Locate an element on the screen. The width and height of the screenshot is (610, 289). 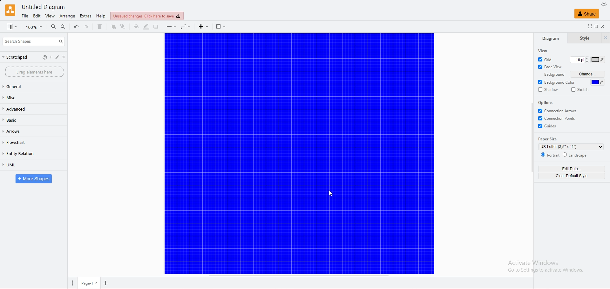
background color is located at coordinates (557, 82).